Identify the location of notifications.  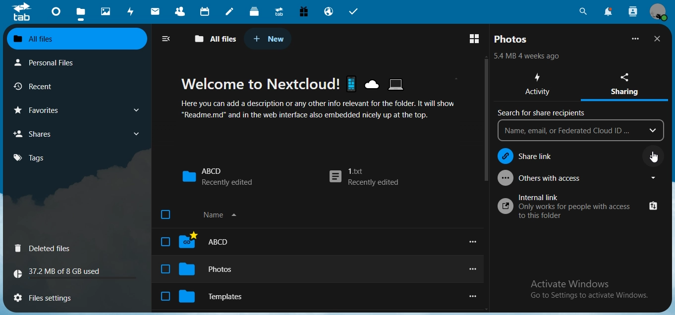
(607, 11).